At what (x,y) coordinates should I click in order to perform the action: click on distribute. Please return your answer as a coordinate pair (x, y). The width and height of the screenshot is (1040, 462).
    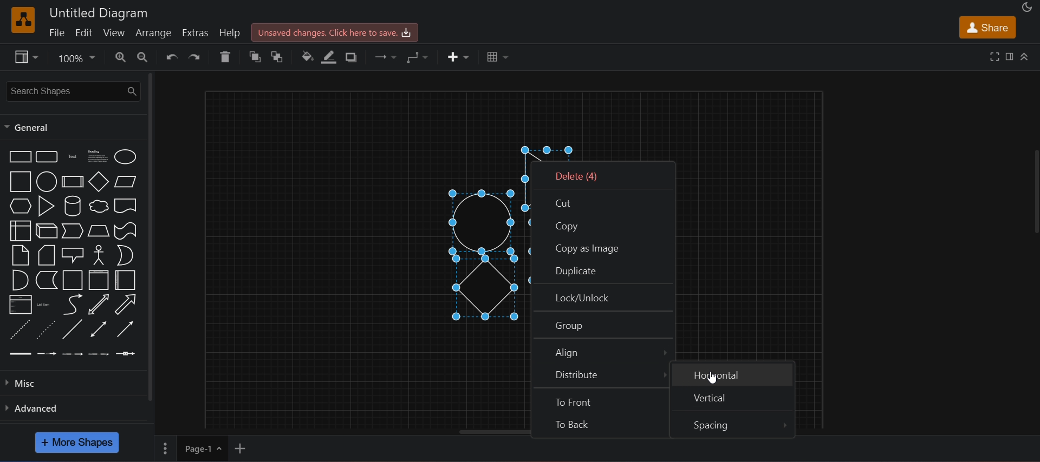
    Looking at the image, I should click on (601, 375).